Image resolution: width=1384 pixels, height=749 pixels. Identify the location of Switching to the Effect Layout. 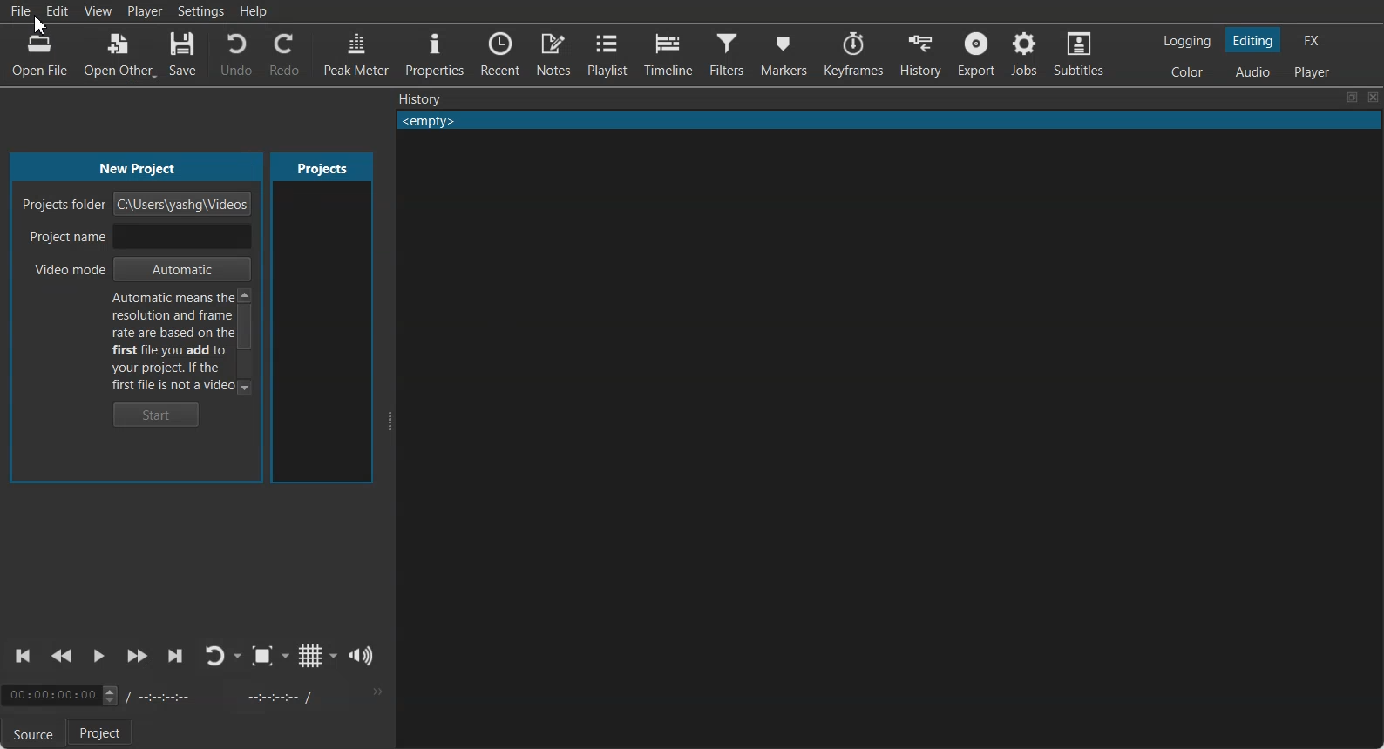
(1311, 39).